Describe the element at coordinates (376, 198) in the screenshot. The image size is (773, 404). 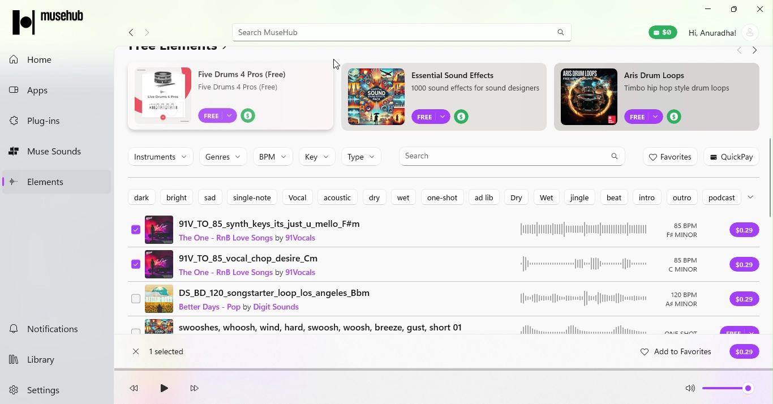
I see `dry` at that location.